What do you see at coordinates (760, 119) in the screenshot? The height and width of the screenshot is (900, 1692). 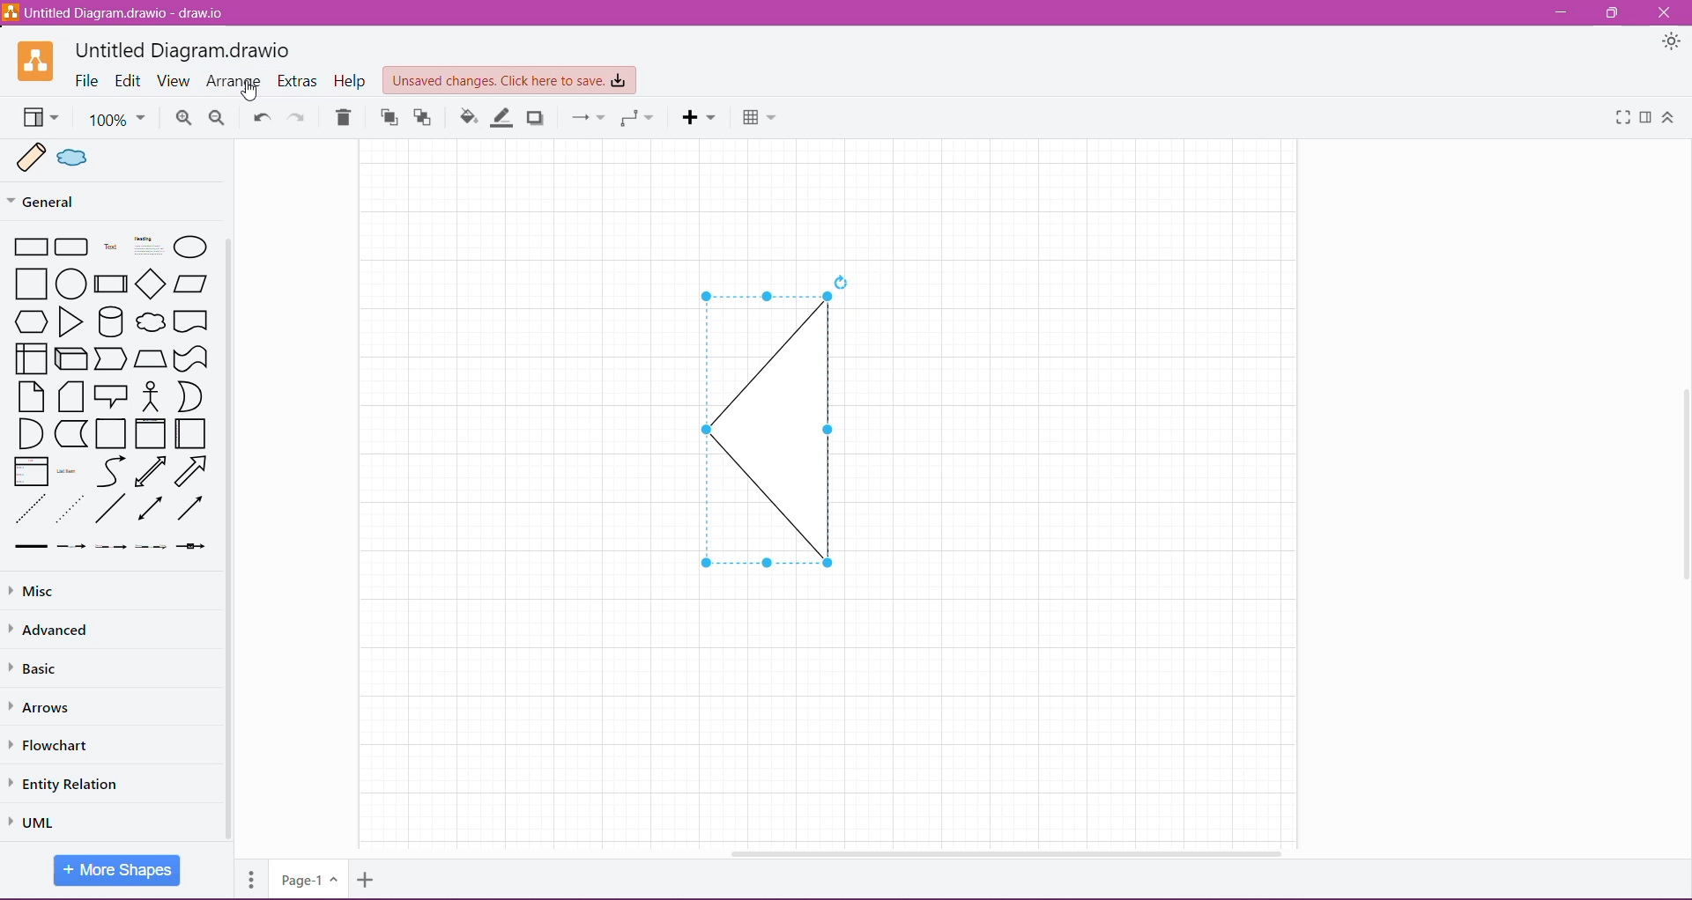 I see `Table` at bounding box center [760, 119].